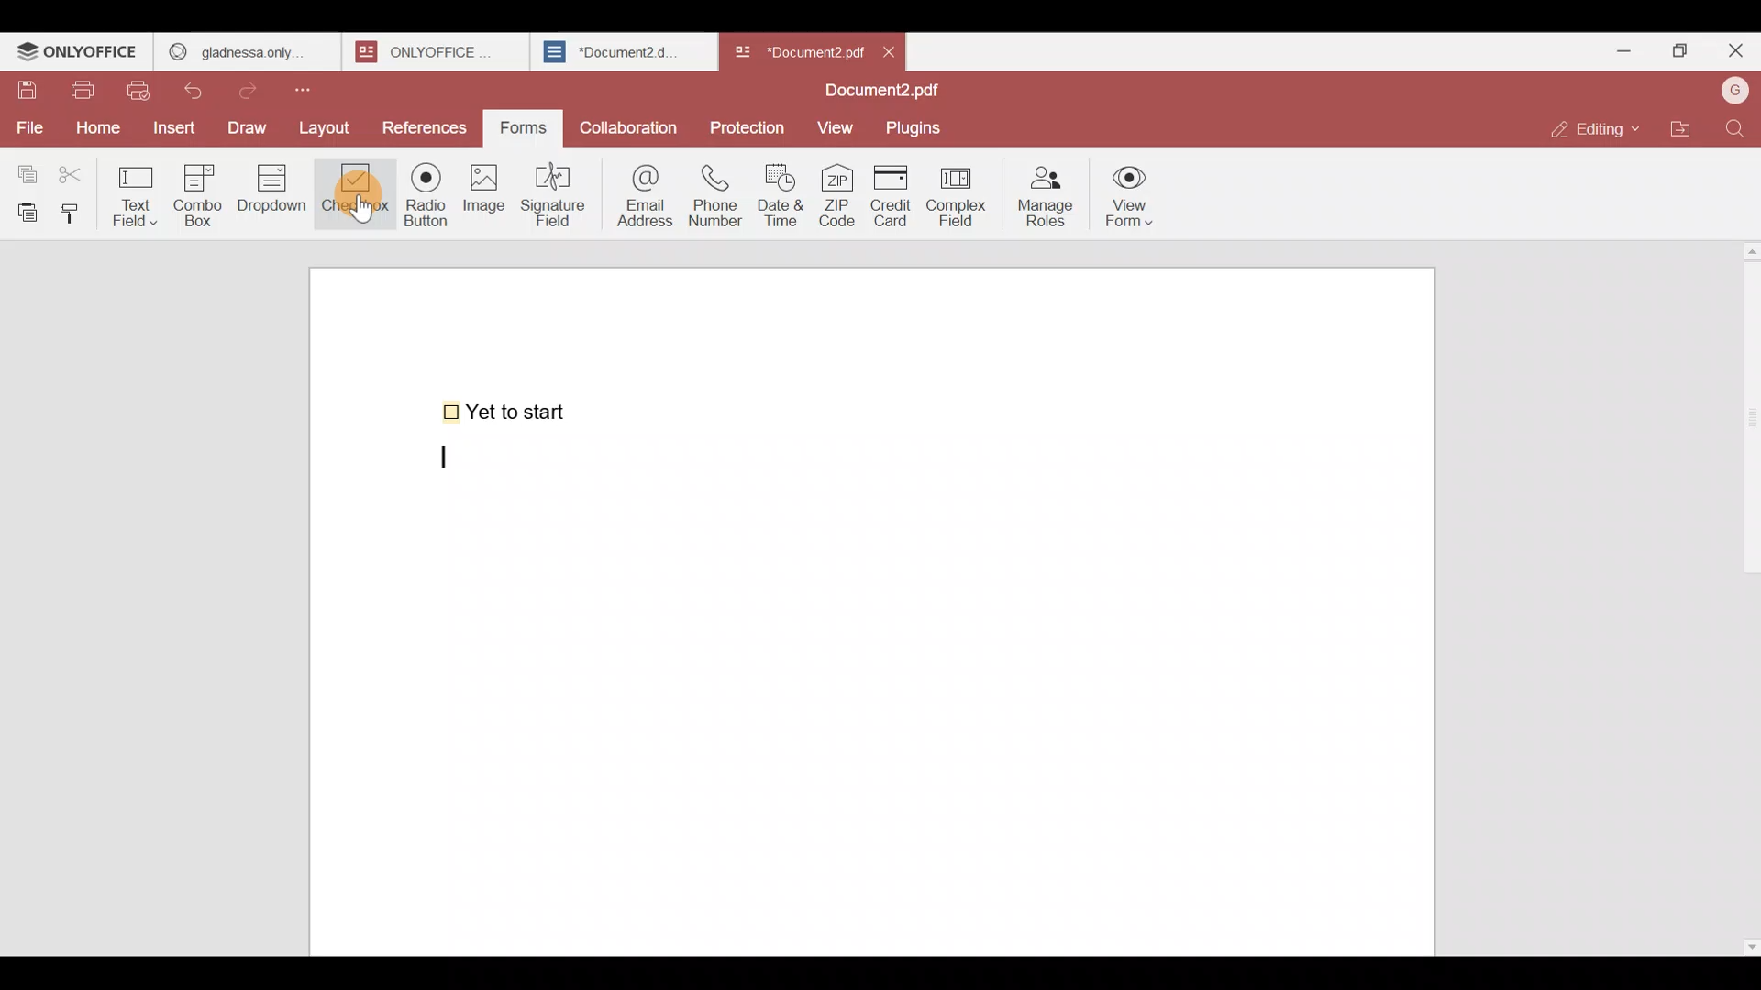  What do you see at coordinates (252, 126) in the screenshot?
I see `Draw` at bounding box center [252, 126].